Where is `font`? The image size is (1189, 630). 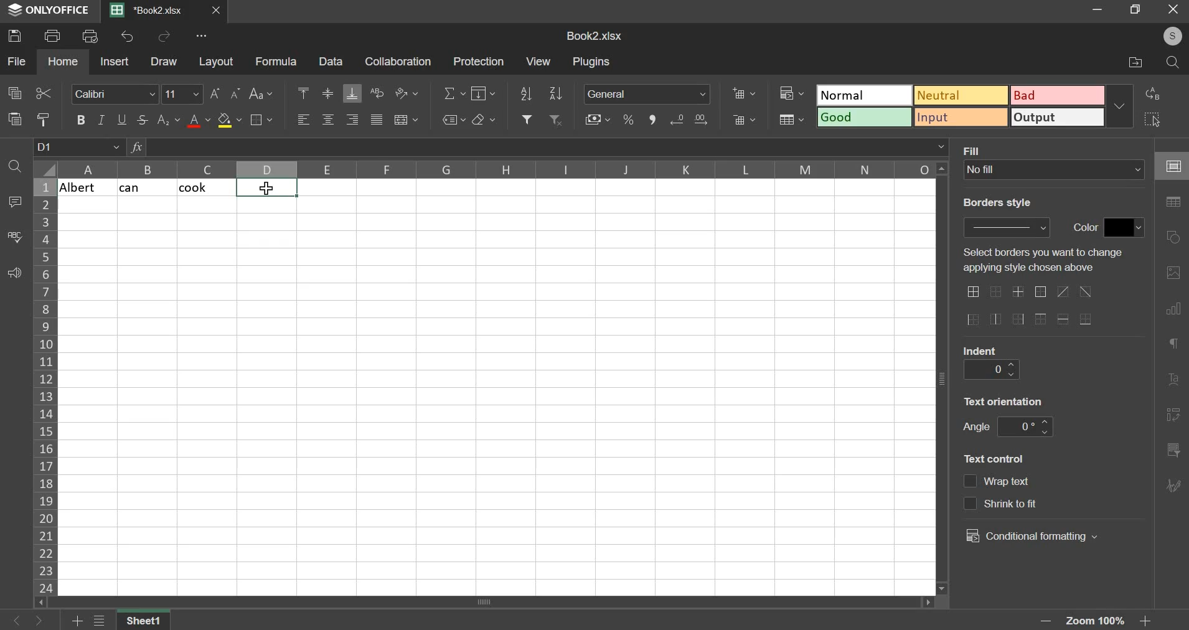
font is located at coordinates (114, 94).